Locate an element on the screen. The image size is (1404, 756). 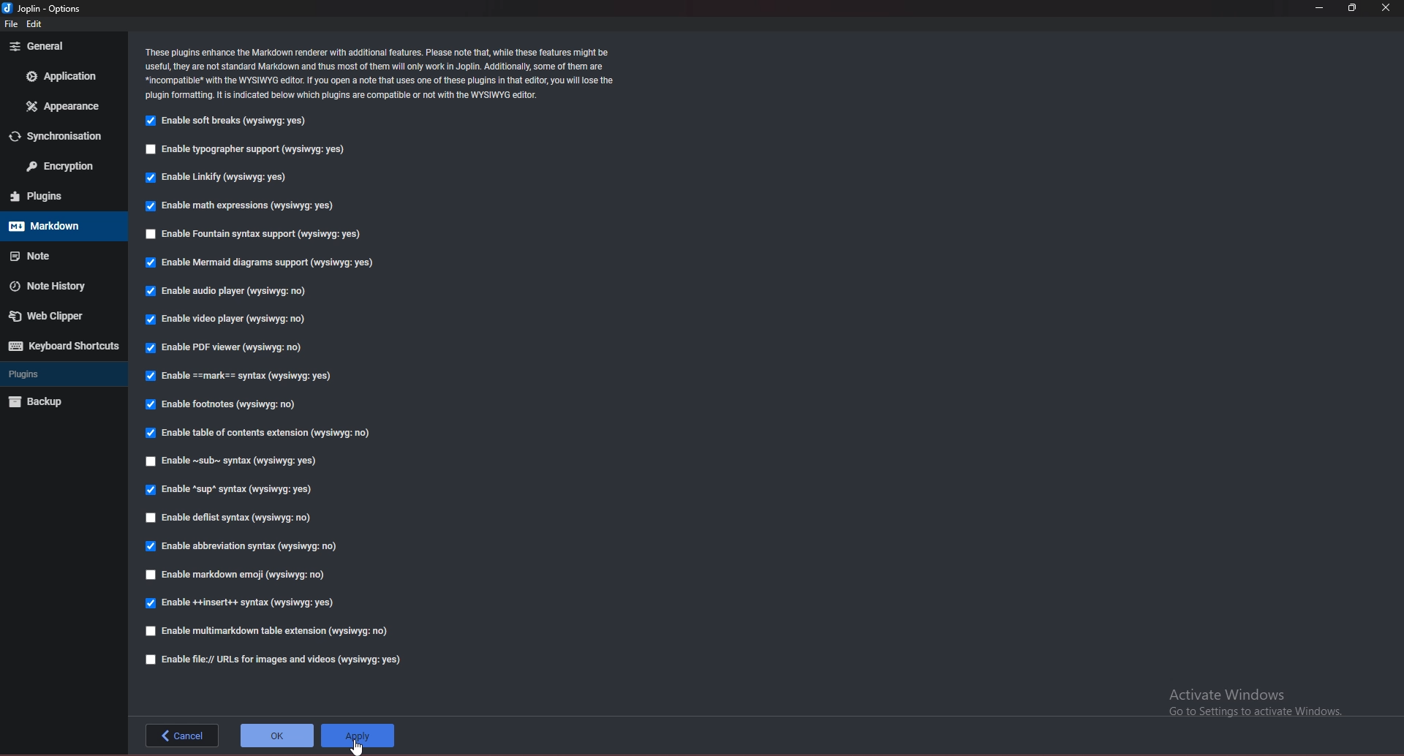
backup is located at coordinates (58, 402).